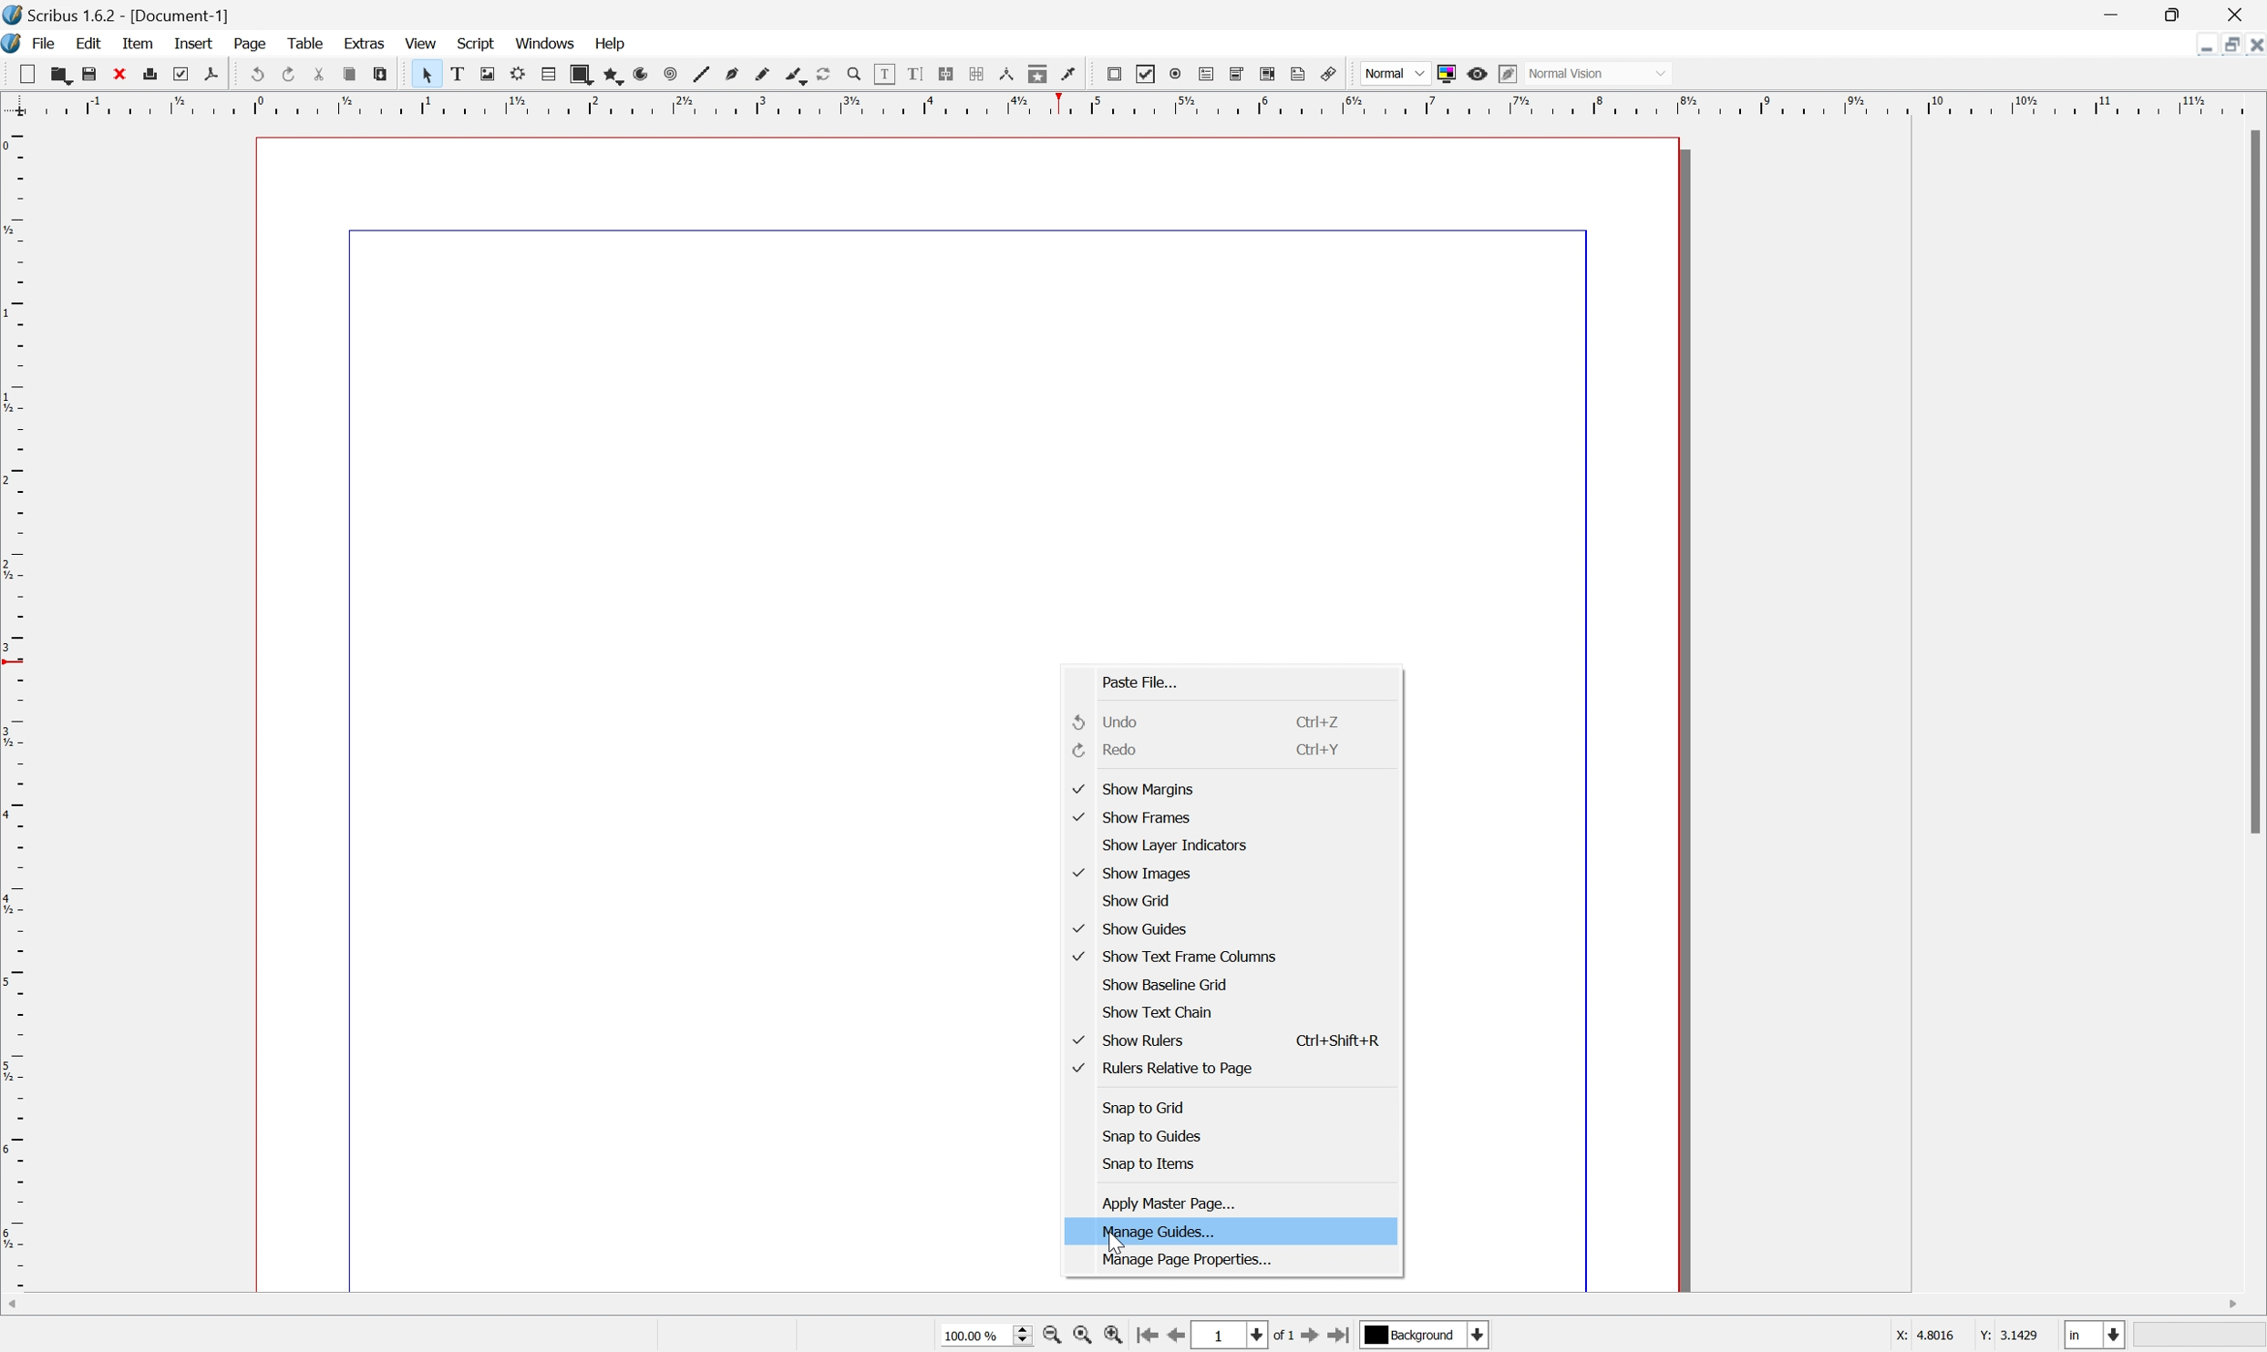 The image size is (2267, 1352). Describe the element at coordinates (1137, 900) in the screenshot. I see `show grid` at that location.